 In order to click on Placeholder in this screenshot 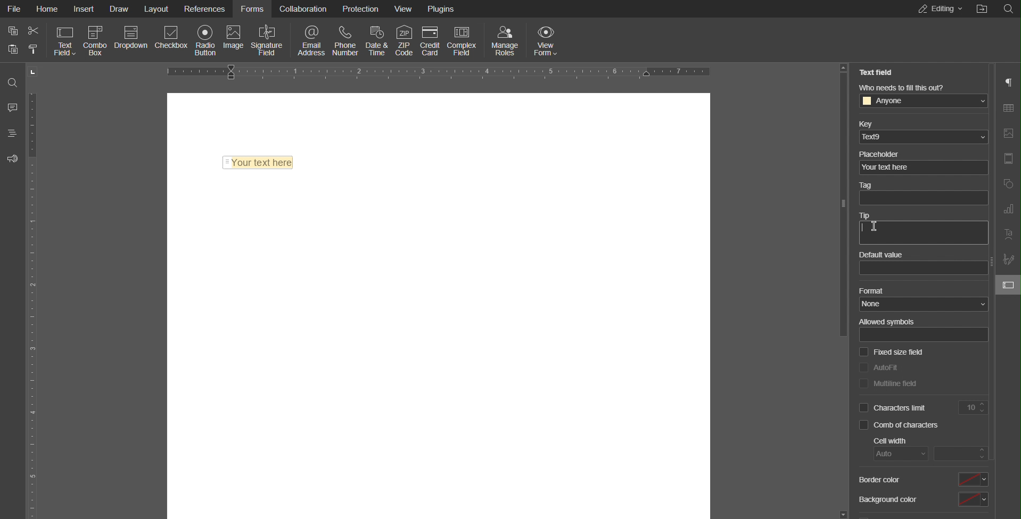, I will do `click(921, 154)`.